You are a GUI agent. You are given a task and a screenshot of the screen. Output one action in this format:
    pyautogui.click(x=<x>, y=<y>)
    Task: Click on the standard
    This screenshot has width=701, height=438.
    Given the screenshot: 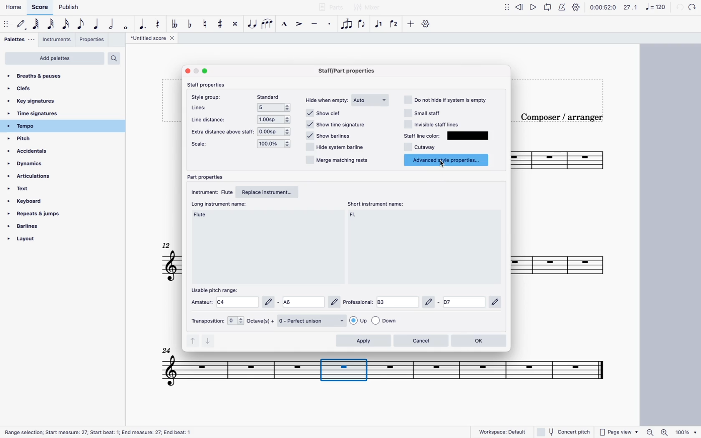 What is the action you would take?
    pyautogui.click(x=268, y=96)
    